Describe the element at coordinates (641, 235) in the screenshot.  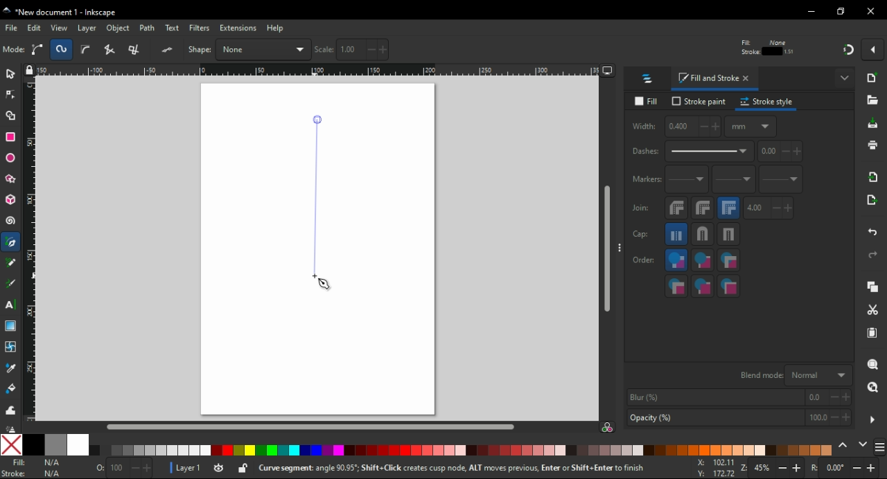
I see `cap` at that location.